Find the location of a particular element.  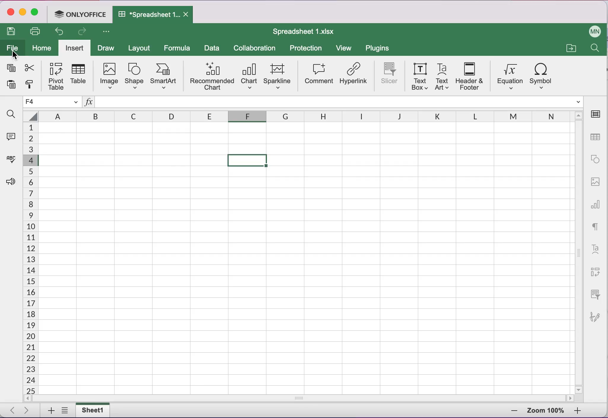

user is located at coordinates (594, 31).